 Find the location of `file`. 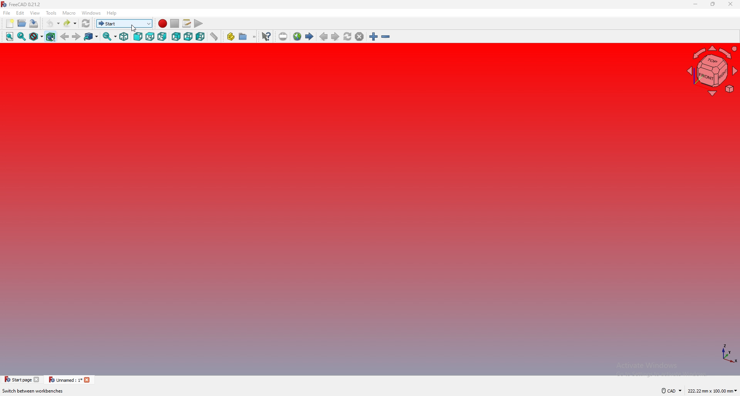

file is located at coordinates (7, 13).